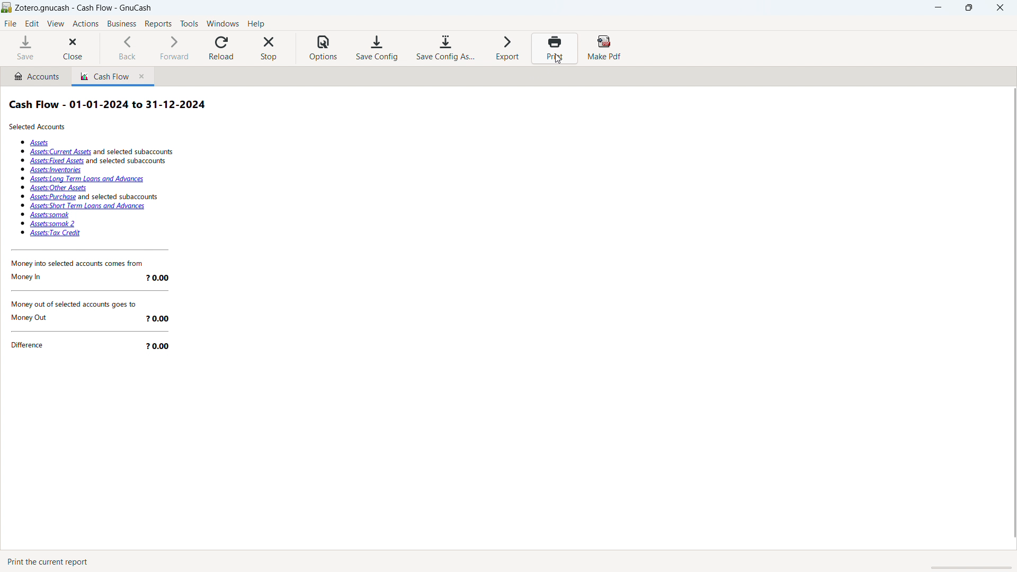  I want to click on Cash Flow - 01-01-2024 to 31-12-2024, so click(109, 103).